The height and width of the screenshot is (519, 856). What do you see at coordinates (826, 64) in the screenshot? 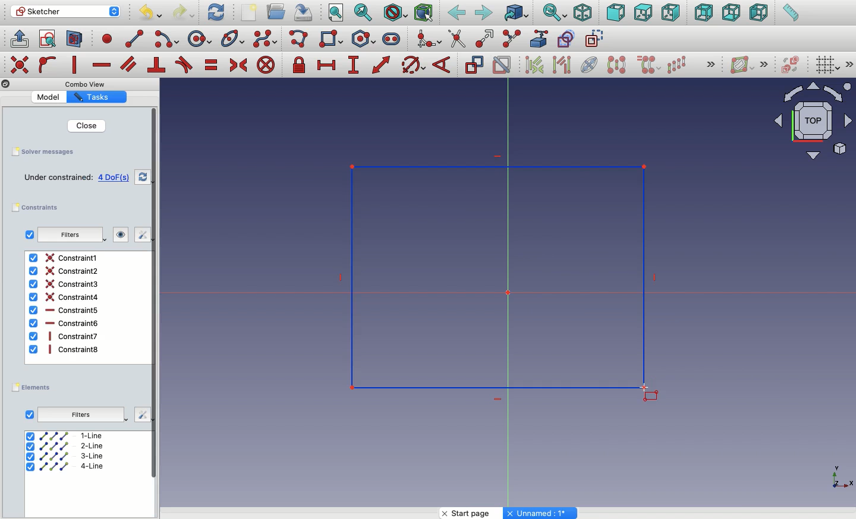
I see `Toggle grid` at bounding box center [826, 64].